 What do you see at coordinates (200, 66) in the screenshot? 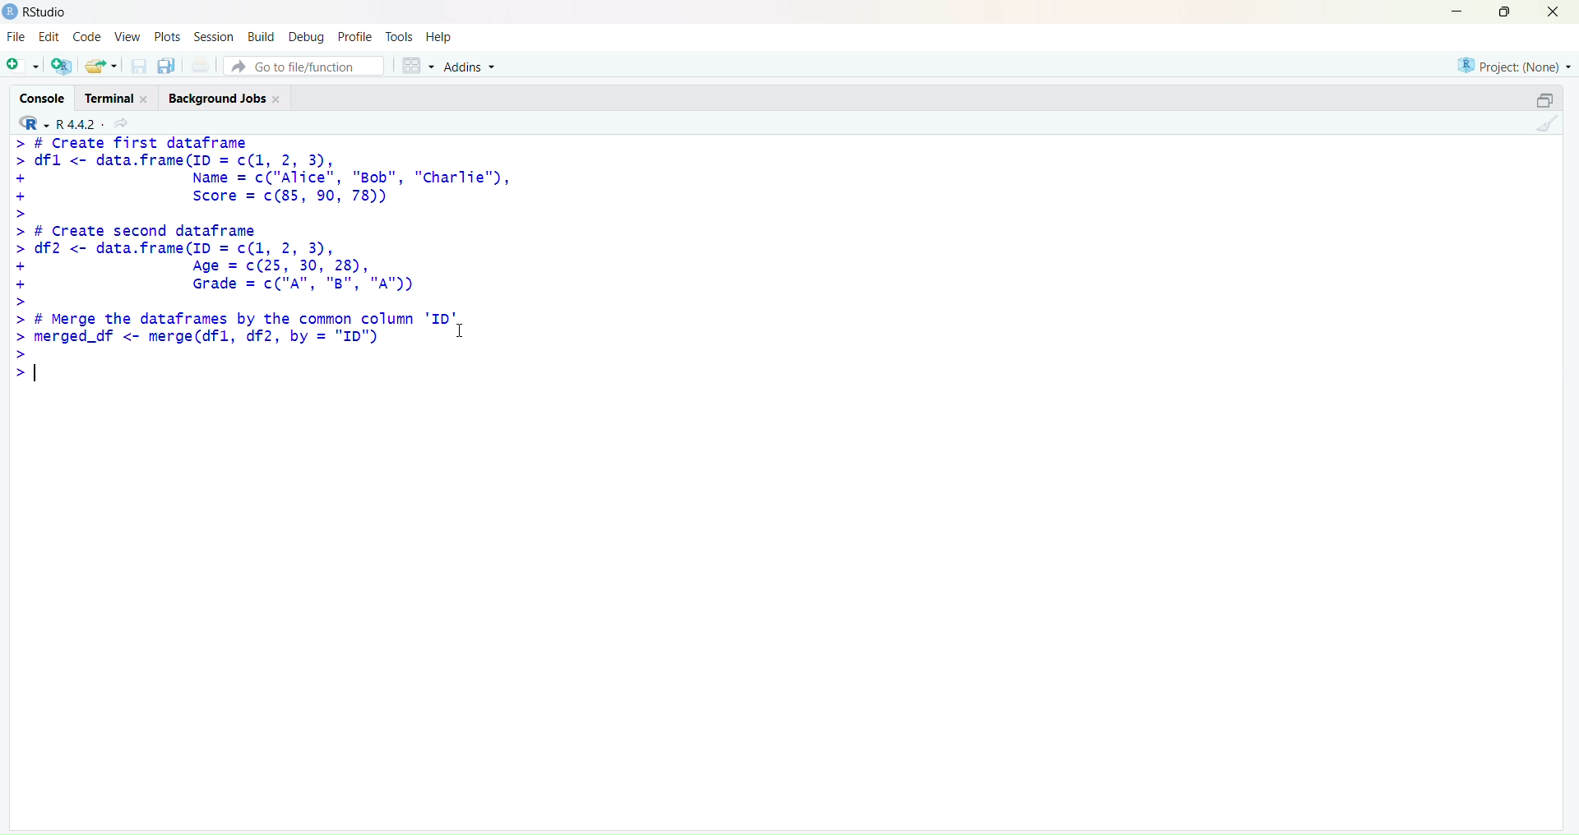
I see `print` at bounding box center [200, 66].